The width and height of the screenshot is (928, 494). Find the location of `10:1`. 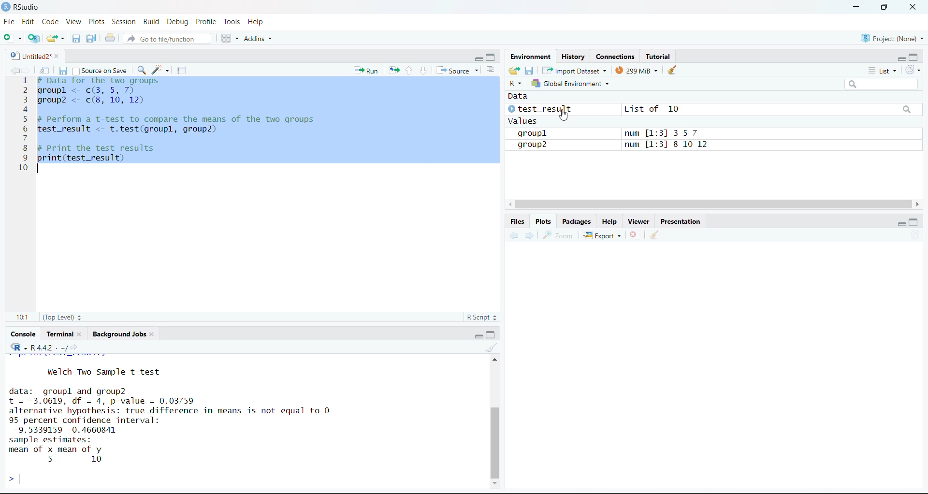

10:1 is located at coordinates (23, 317).